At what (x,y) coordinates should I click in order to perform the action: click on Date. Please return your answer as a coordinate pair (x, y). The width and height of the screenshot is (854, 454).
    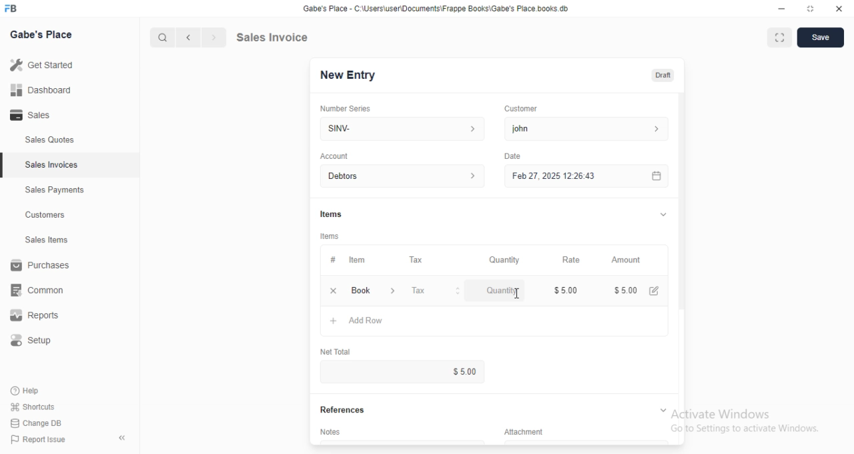
    Looking at the image, I should click on (514, 155).